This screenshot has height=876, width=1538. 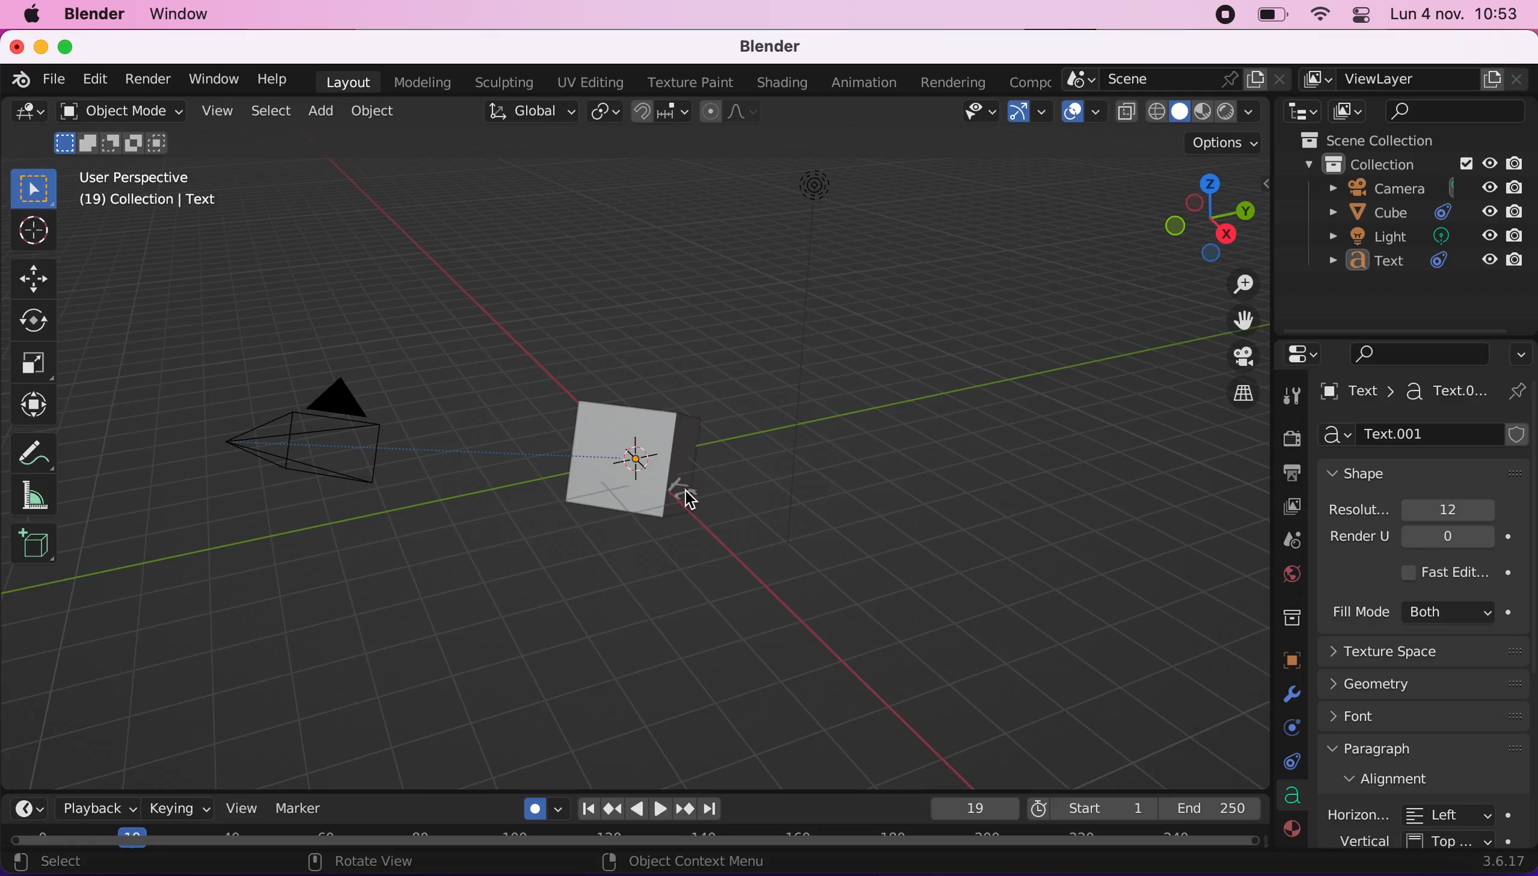 I want to click on texture paint, so click(x=693, y=81).